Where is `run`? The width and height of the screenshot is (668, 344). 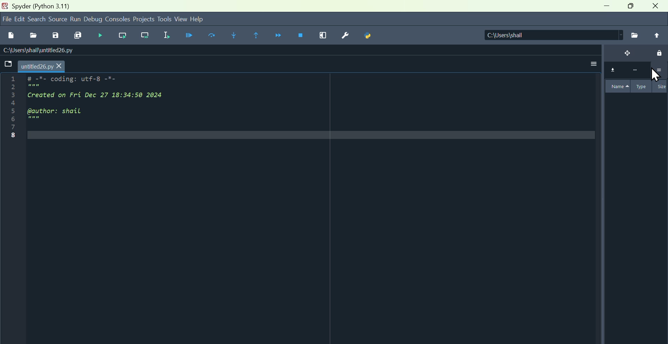
run is located at coordinates (75, 19).